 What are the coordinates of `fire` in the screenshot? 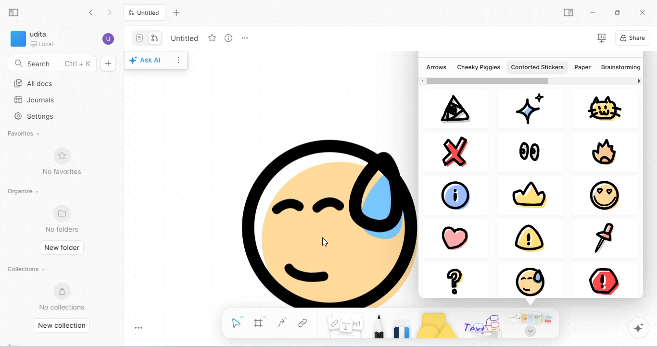 It's located at (606, 153).